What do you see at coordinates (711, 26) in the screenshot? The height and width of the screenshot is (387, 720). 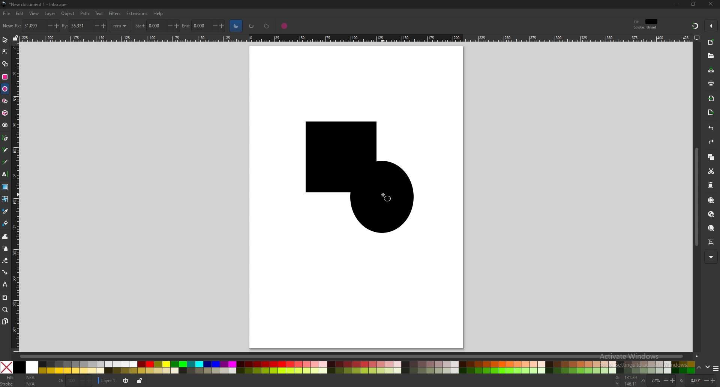 I see `enable snapping` at bounding box center [711, 26].